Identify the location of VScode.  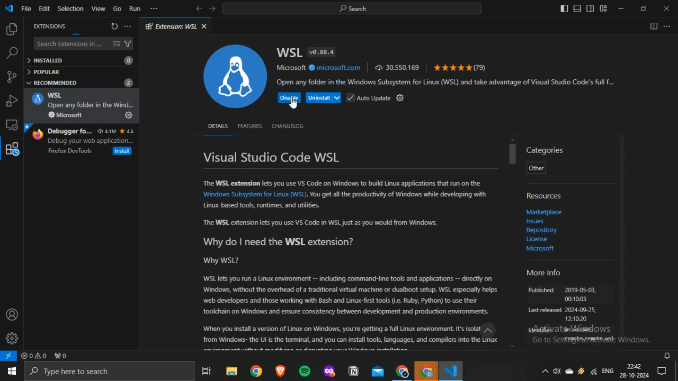
(450, 370).